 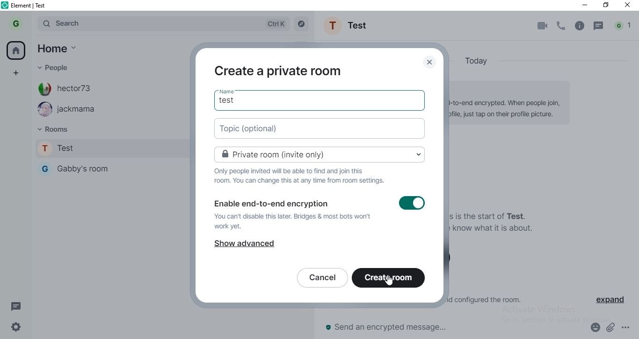 What do you see at coordinates (580, 26) in the screenshot?
I see `info` at bounding box center [580, 26].